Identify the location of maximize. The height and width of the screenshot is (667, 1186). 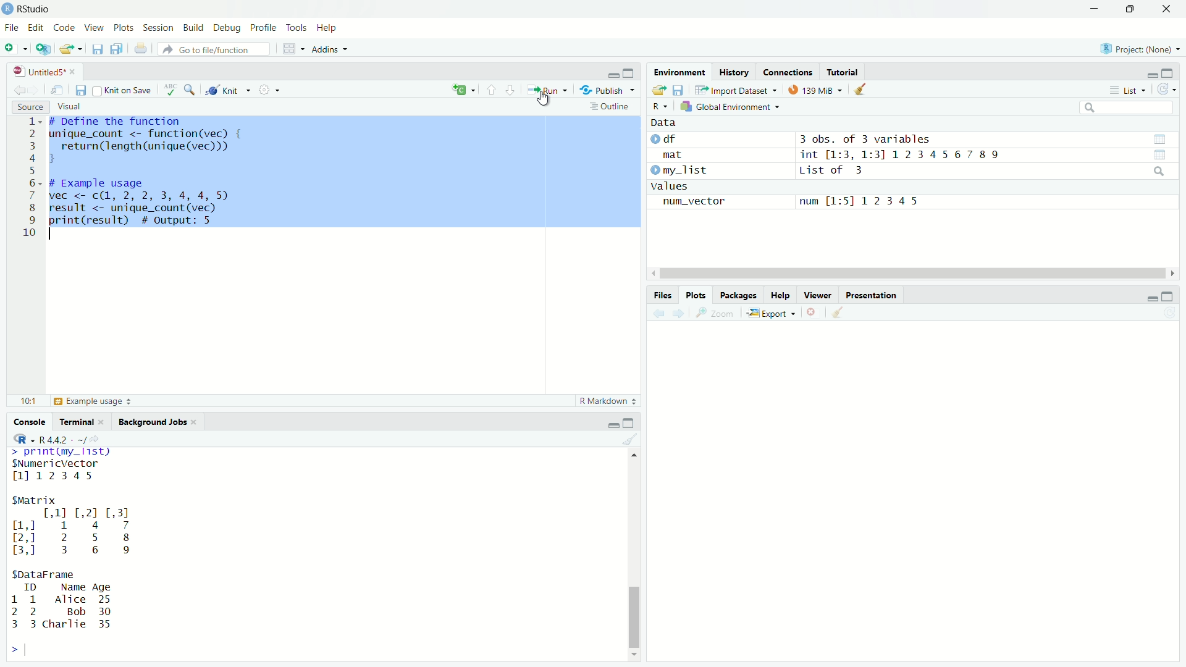
(1167, 296).